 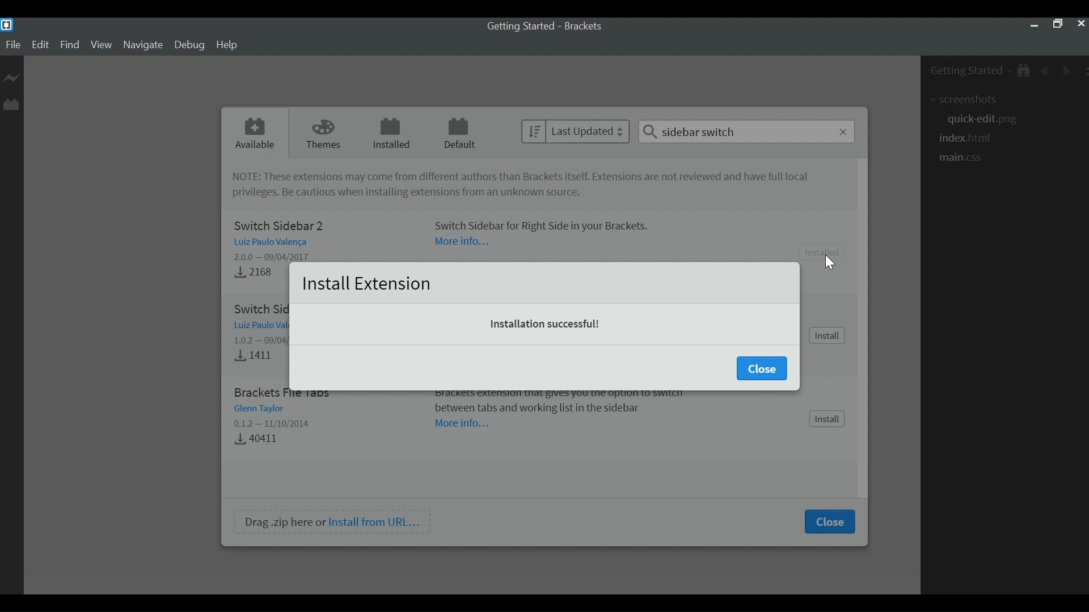 What do you see at coordinates (7, 24) in the screenshot?
I see `Brackets Desktop icon` at bounding box center [7, 24].